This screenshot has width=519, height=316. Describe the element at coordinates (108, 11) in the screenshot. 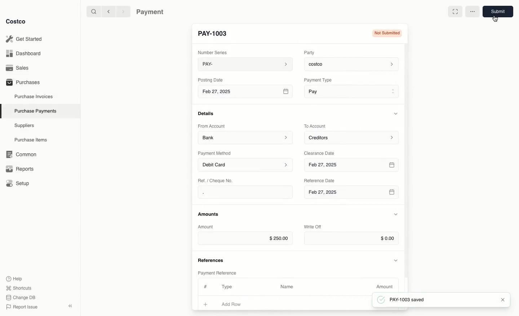

I see `Back` at that location.